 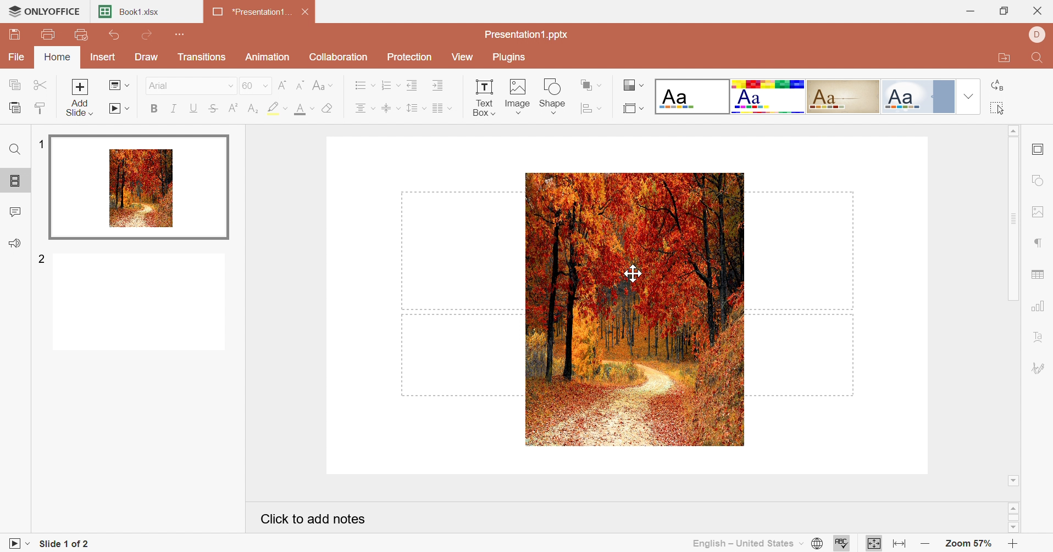 I want to click on Paragraph settings, so click(x=1037, y=241).